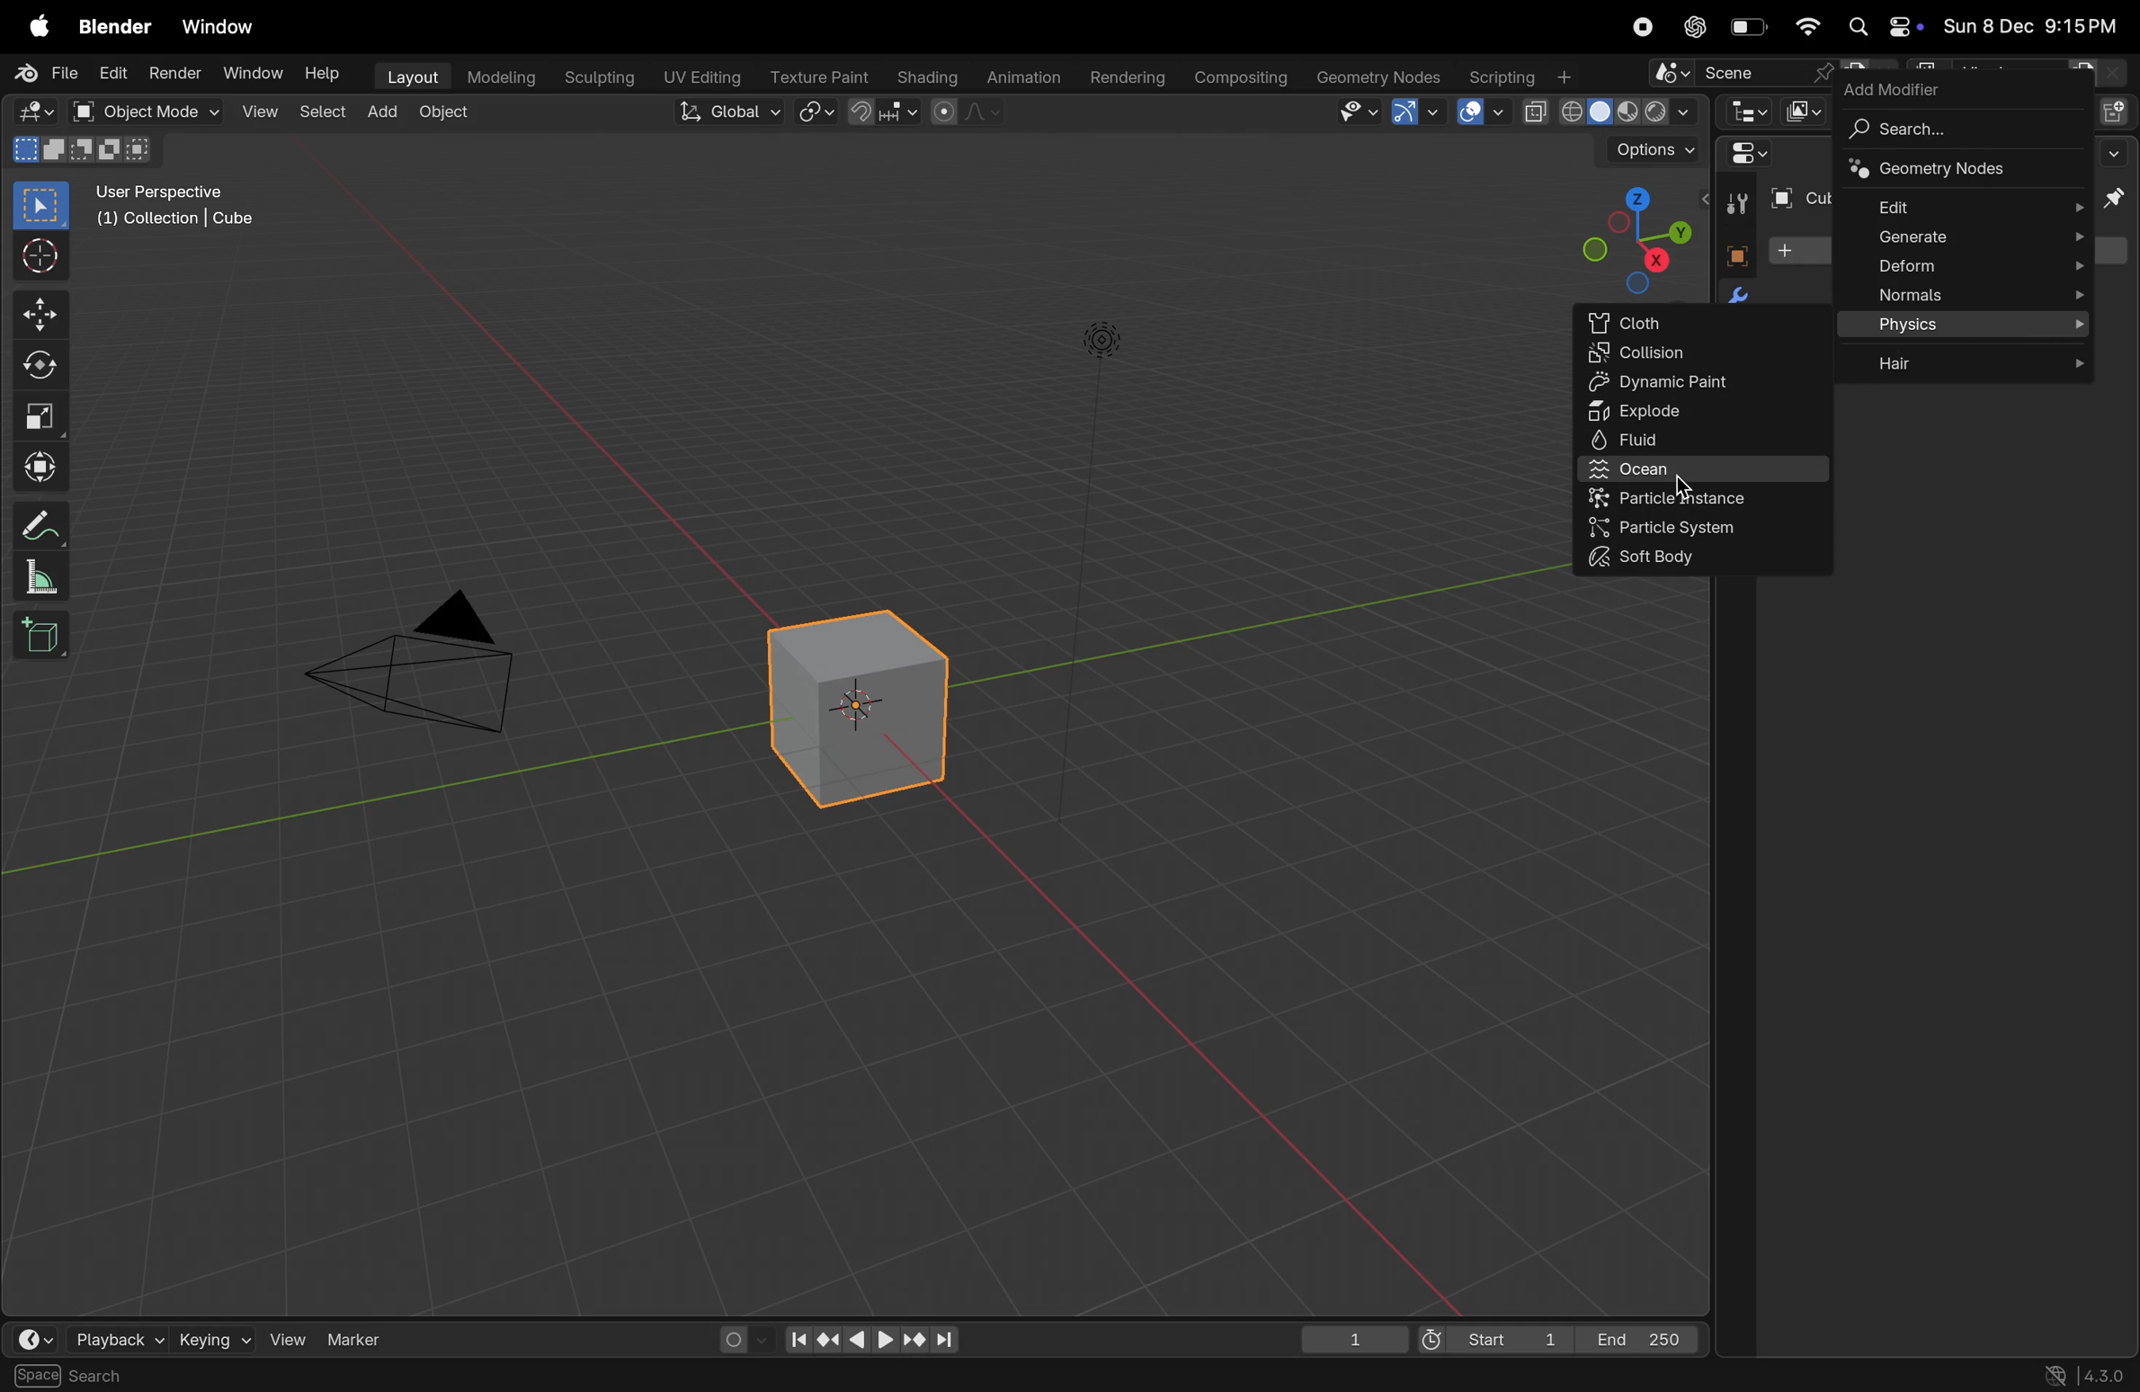 This screenshot has width=2140, height=1392. What do you see at coordinates (115, 27) in the screenshot?
I see `blender` at bounding box center [115, 27].